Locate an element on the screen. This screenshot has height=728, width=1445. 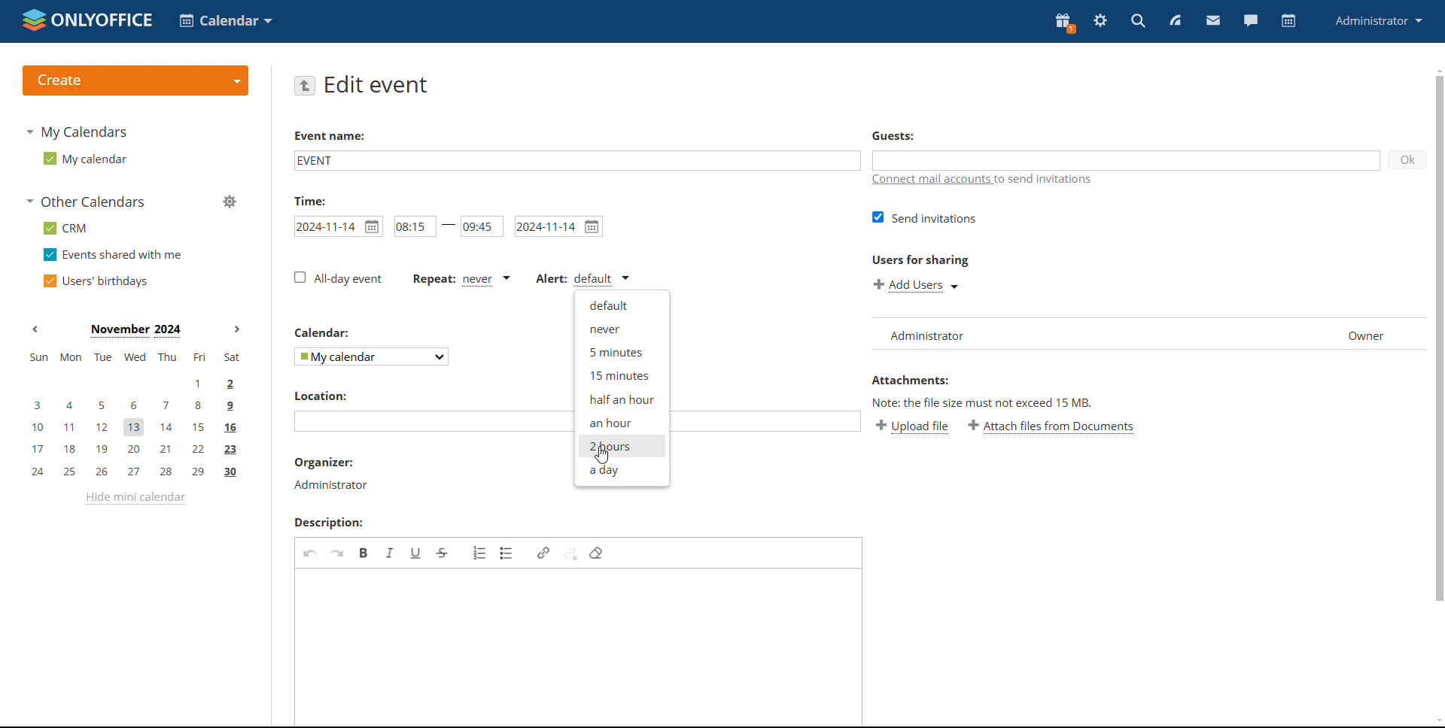
go back is located at coordinates (306, 85).